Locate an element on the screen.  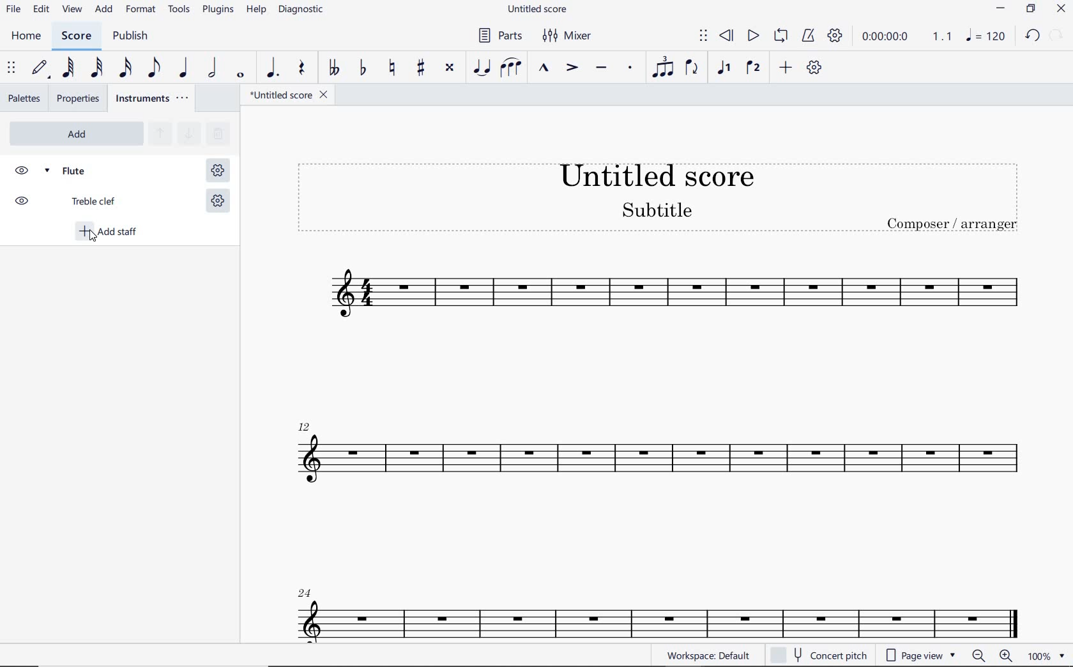
relode is located at coordinates (1057, 34).